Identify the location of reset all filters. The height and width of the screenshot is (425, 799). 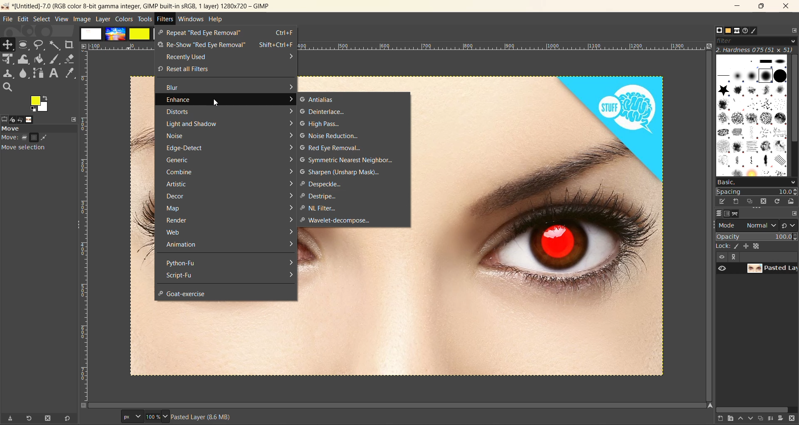
(228, 68).